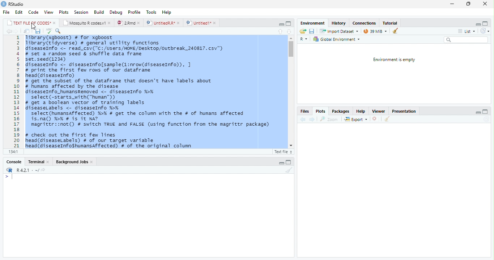 The height and width of the screenshot is (260, 494). I want to click on Build, so click(99, 12).